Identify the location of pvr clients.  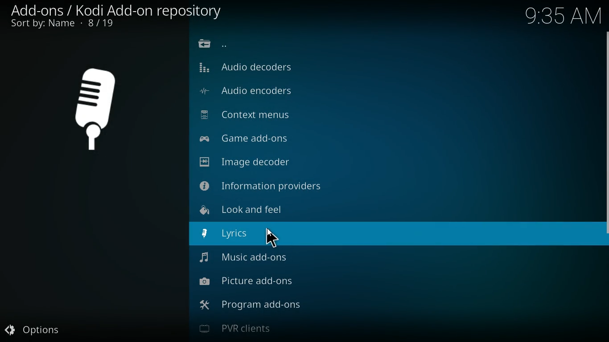
(268, 331).